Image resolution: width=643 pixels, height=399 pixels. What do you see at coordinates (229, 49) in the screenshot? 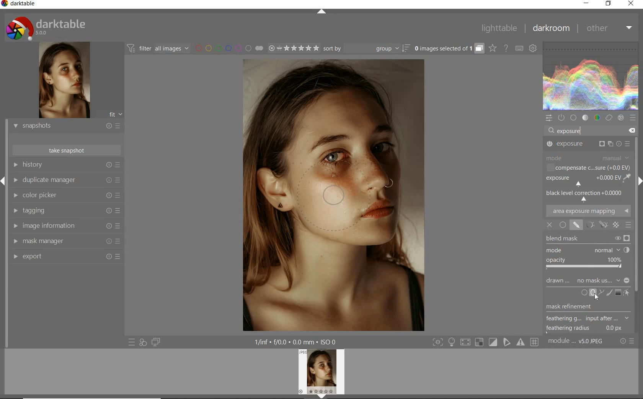
I see `filter by image color` at bounding box center [229, 49].